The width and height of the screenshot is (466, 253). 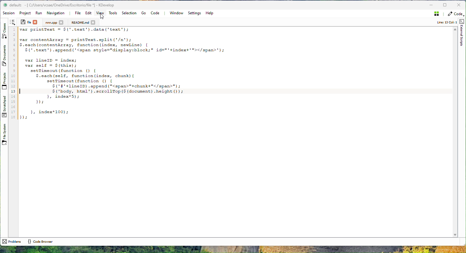 What do you see at coordinates (80, 22) in the screenshot?
I see `Document` at bounding box center [80, 22].